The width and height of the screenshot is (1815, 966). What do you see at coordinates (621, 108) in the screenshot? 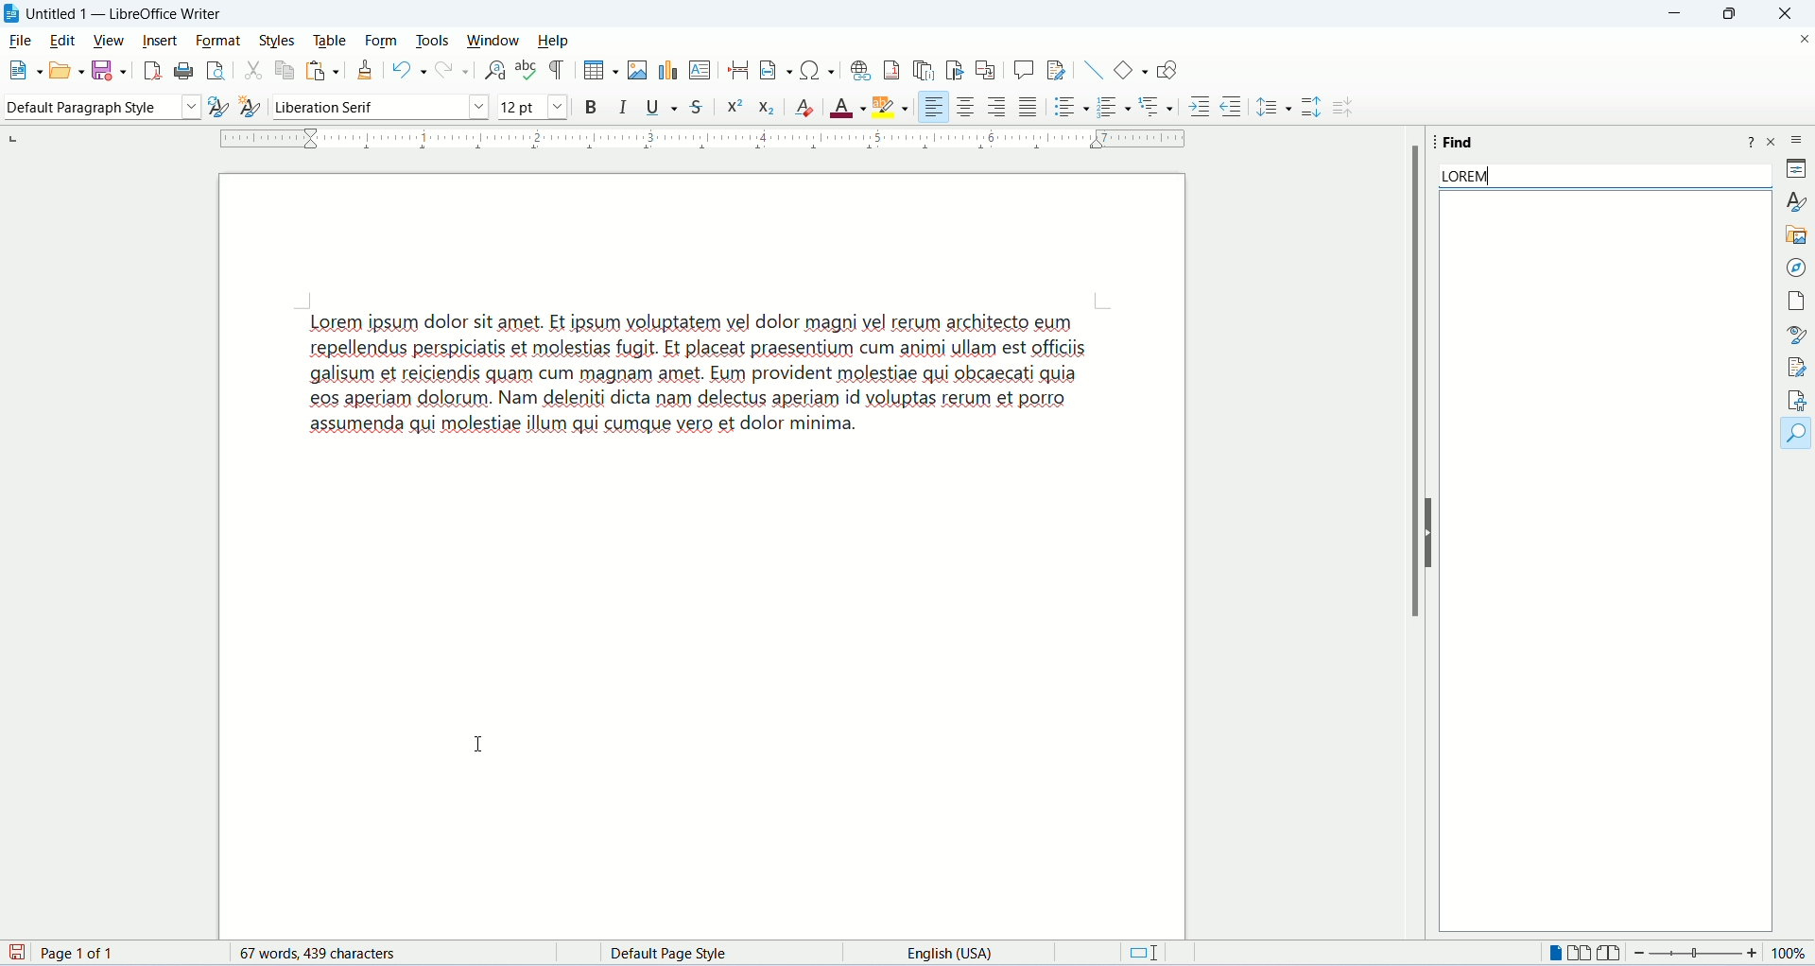
I see `italics` at bounding box center [621, 108].